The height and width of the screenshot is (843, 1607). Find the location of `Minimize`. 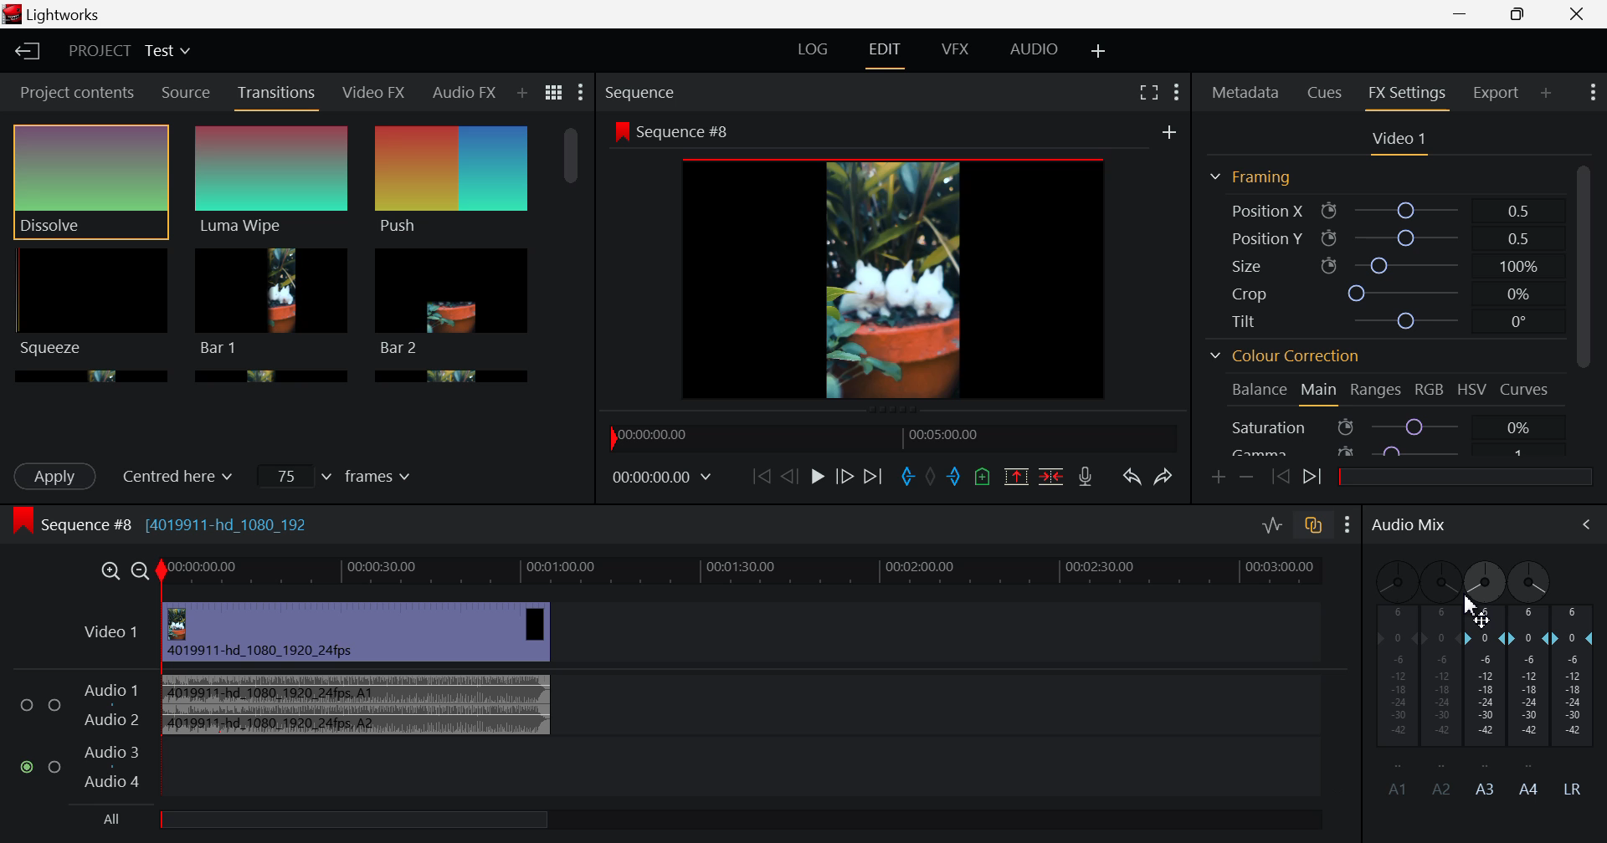

Minimize is located at coordinates (1522, 14).